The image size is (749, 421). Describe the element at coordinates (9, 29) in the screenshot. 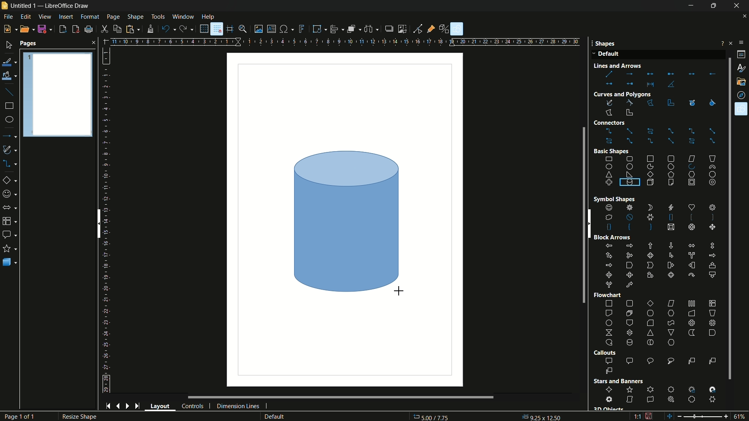

I see `new file` at that location.